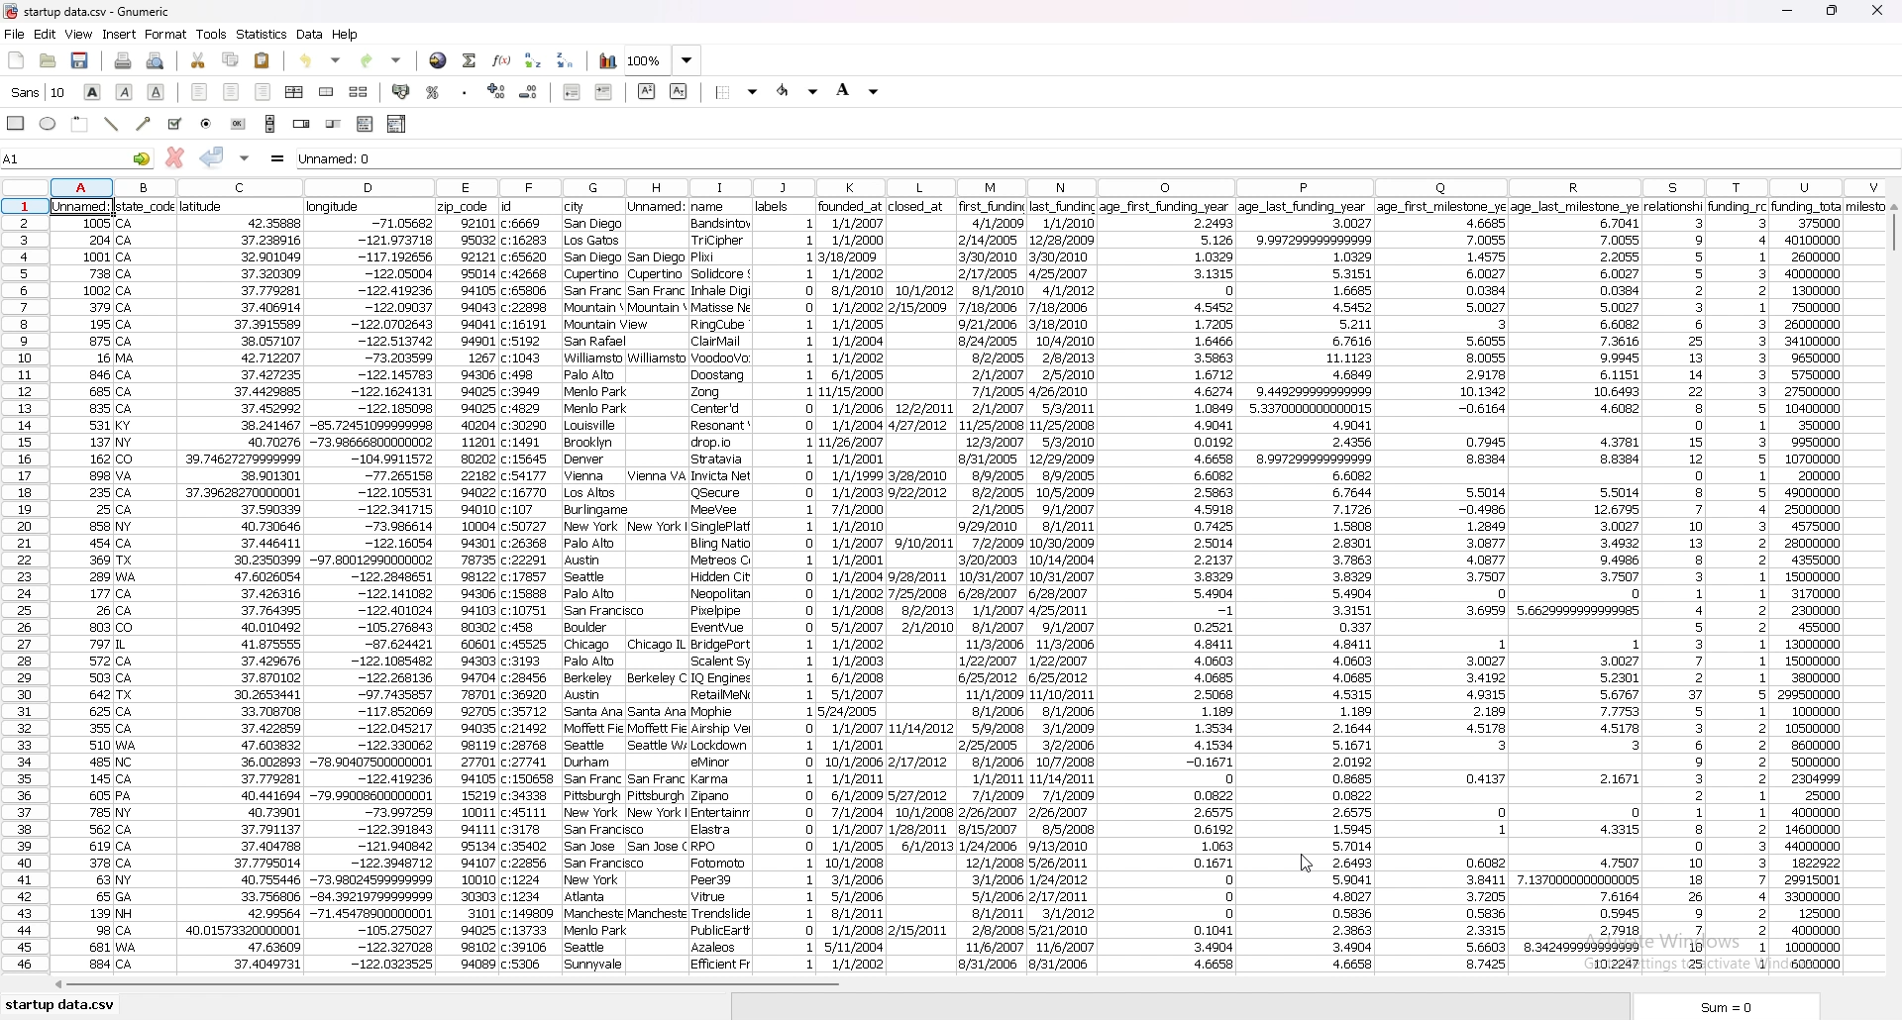  I want to click on scroll bar, so click(1892, 593).